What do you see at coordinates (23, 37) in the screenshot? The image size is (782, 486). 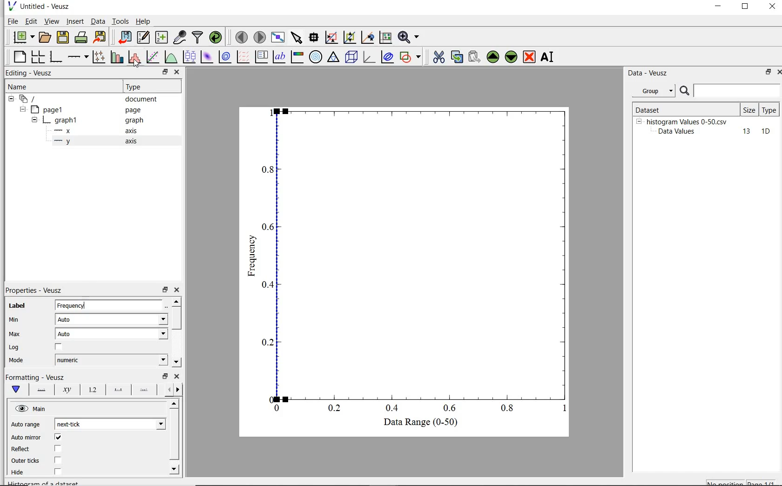 I see `new document` at bounding box center [23, 37].